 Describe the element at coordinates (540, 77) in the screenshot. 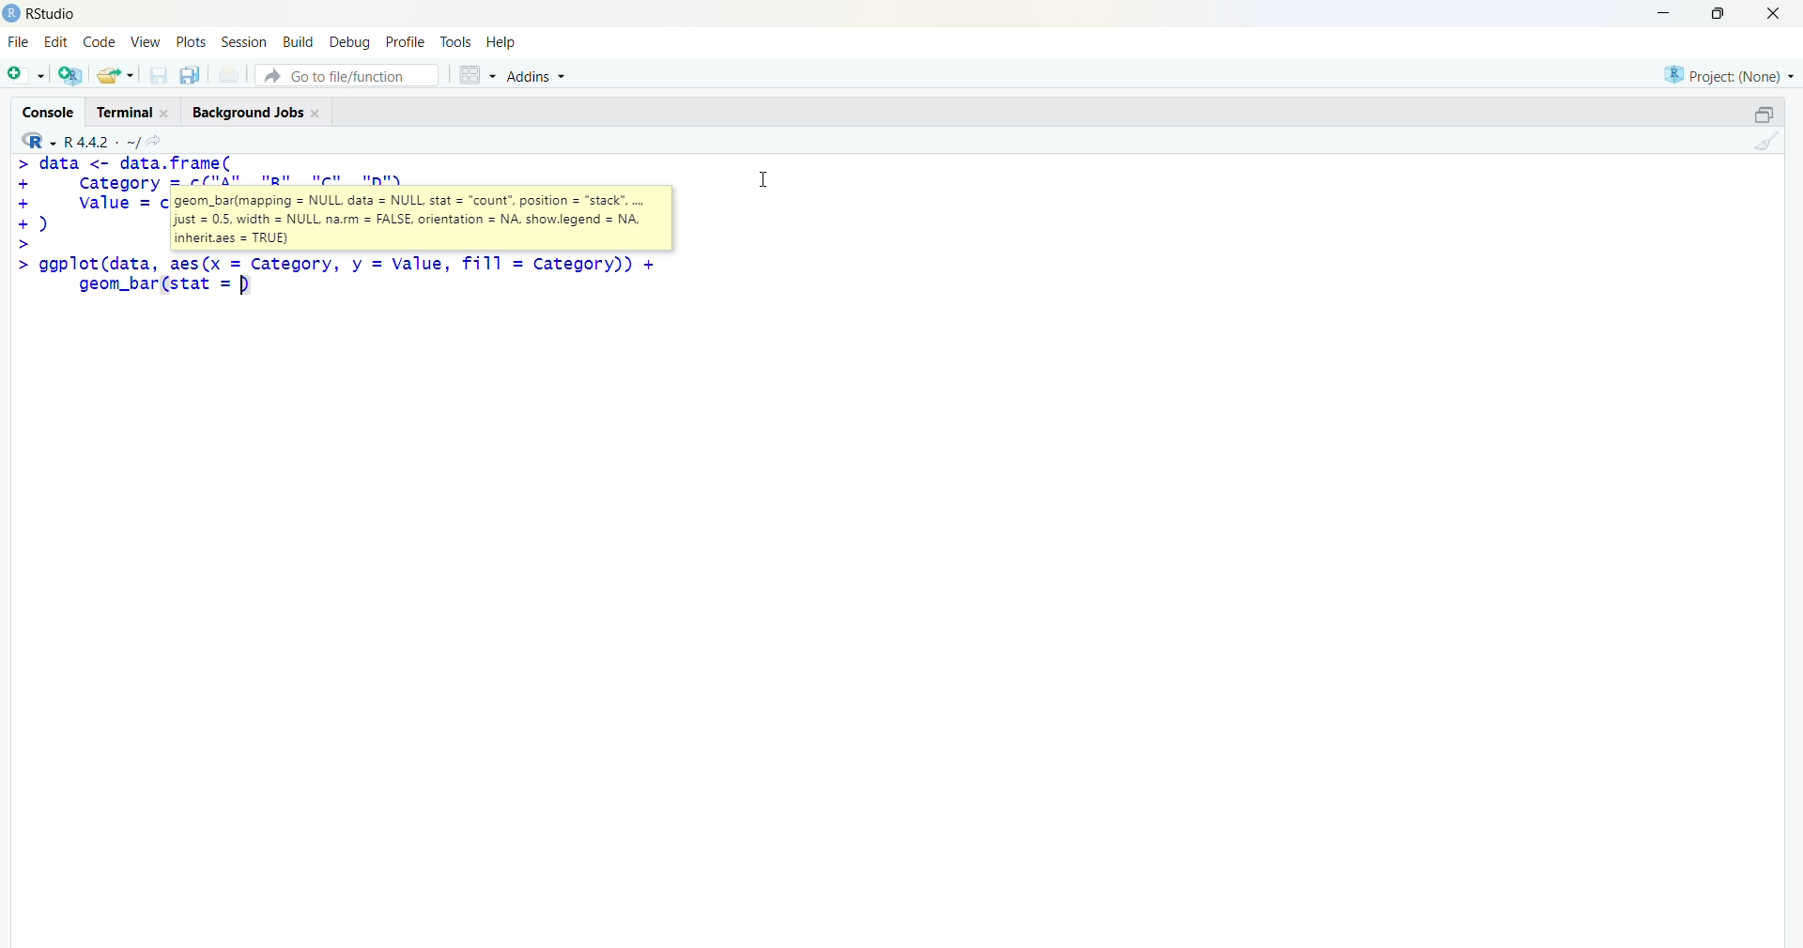

I see `Addins` at that location.